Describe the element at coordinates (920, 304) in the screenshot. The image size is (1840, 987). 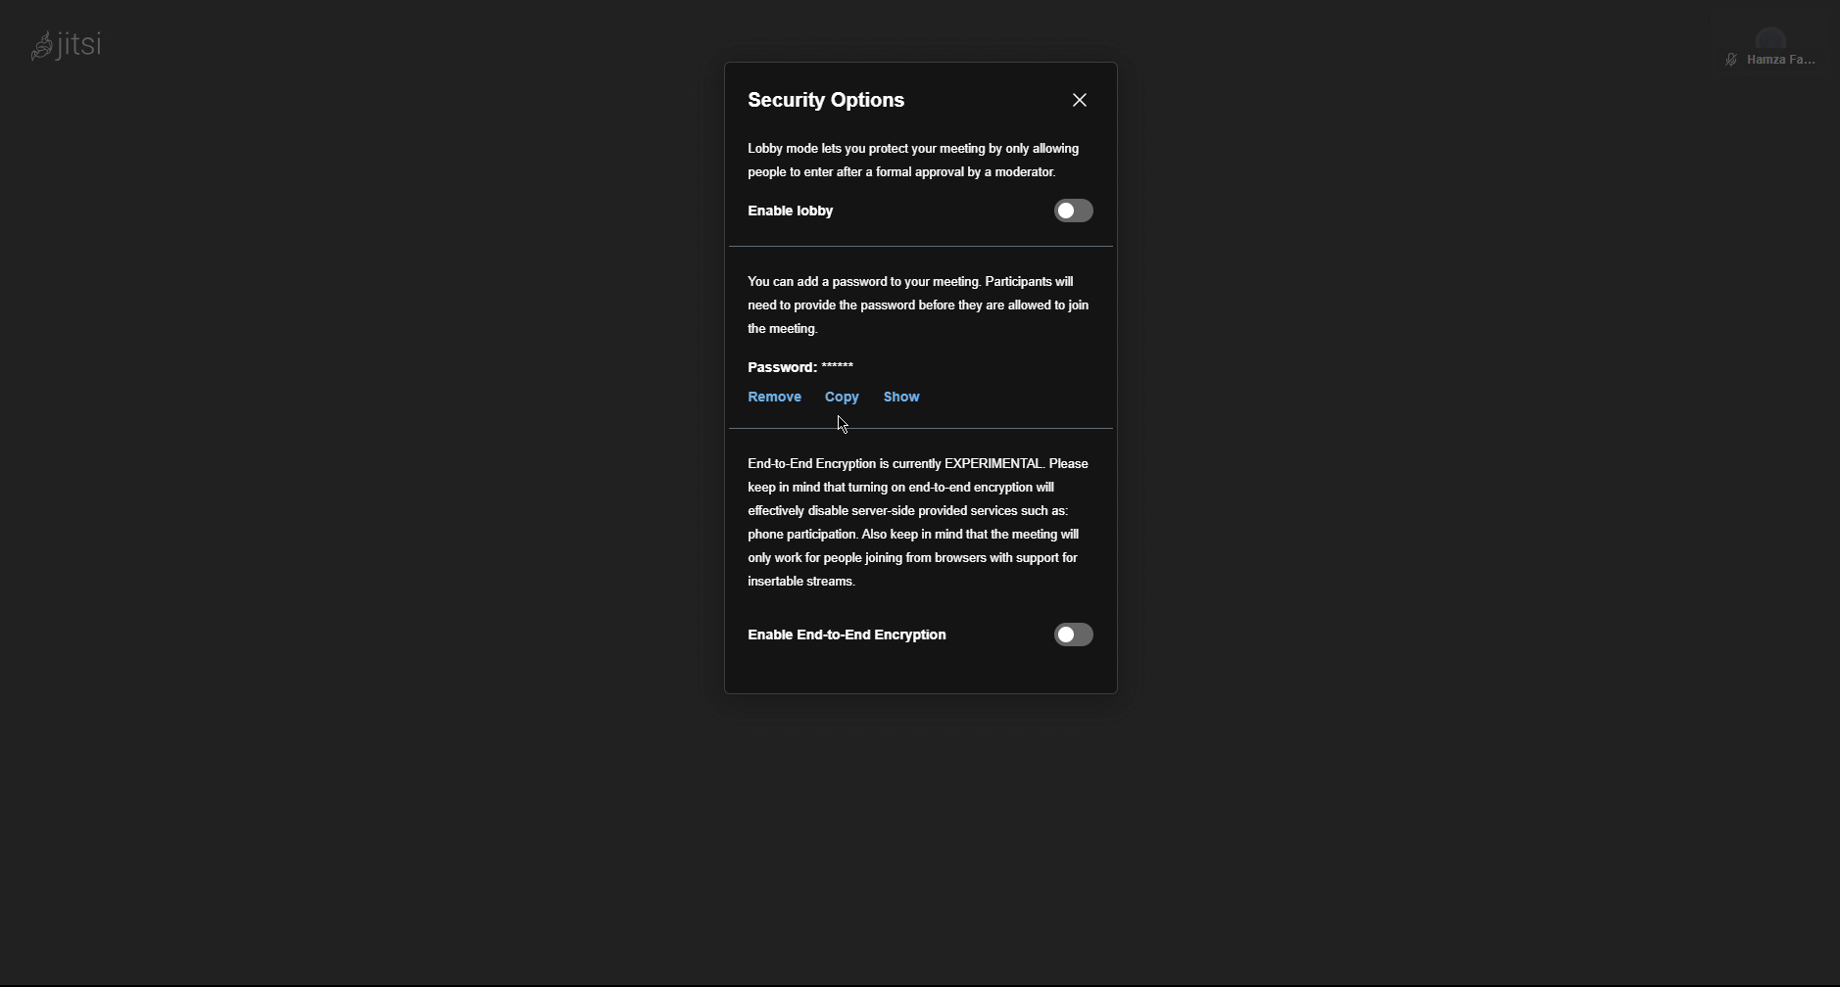
I see `Password` at that location.